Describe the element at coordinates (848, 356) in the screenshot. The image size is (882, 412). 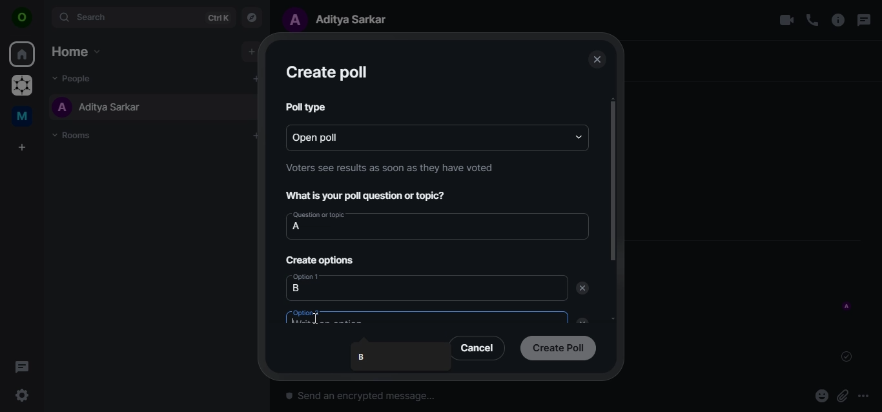
I see `message sent` at that location.